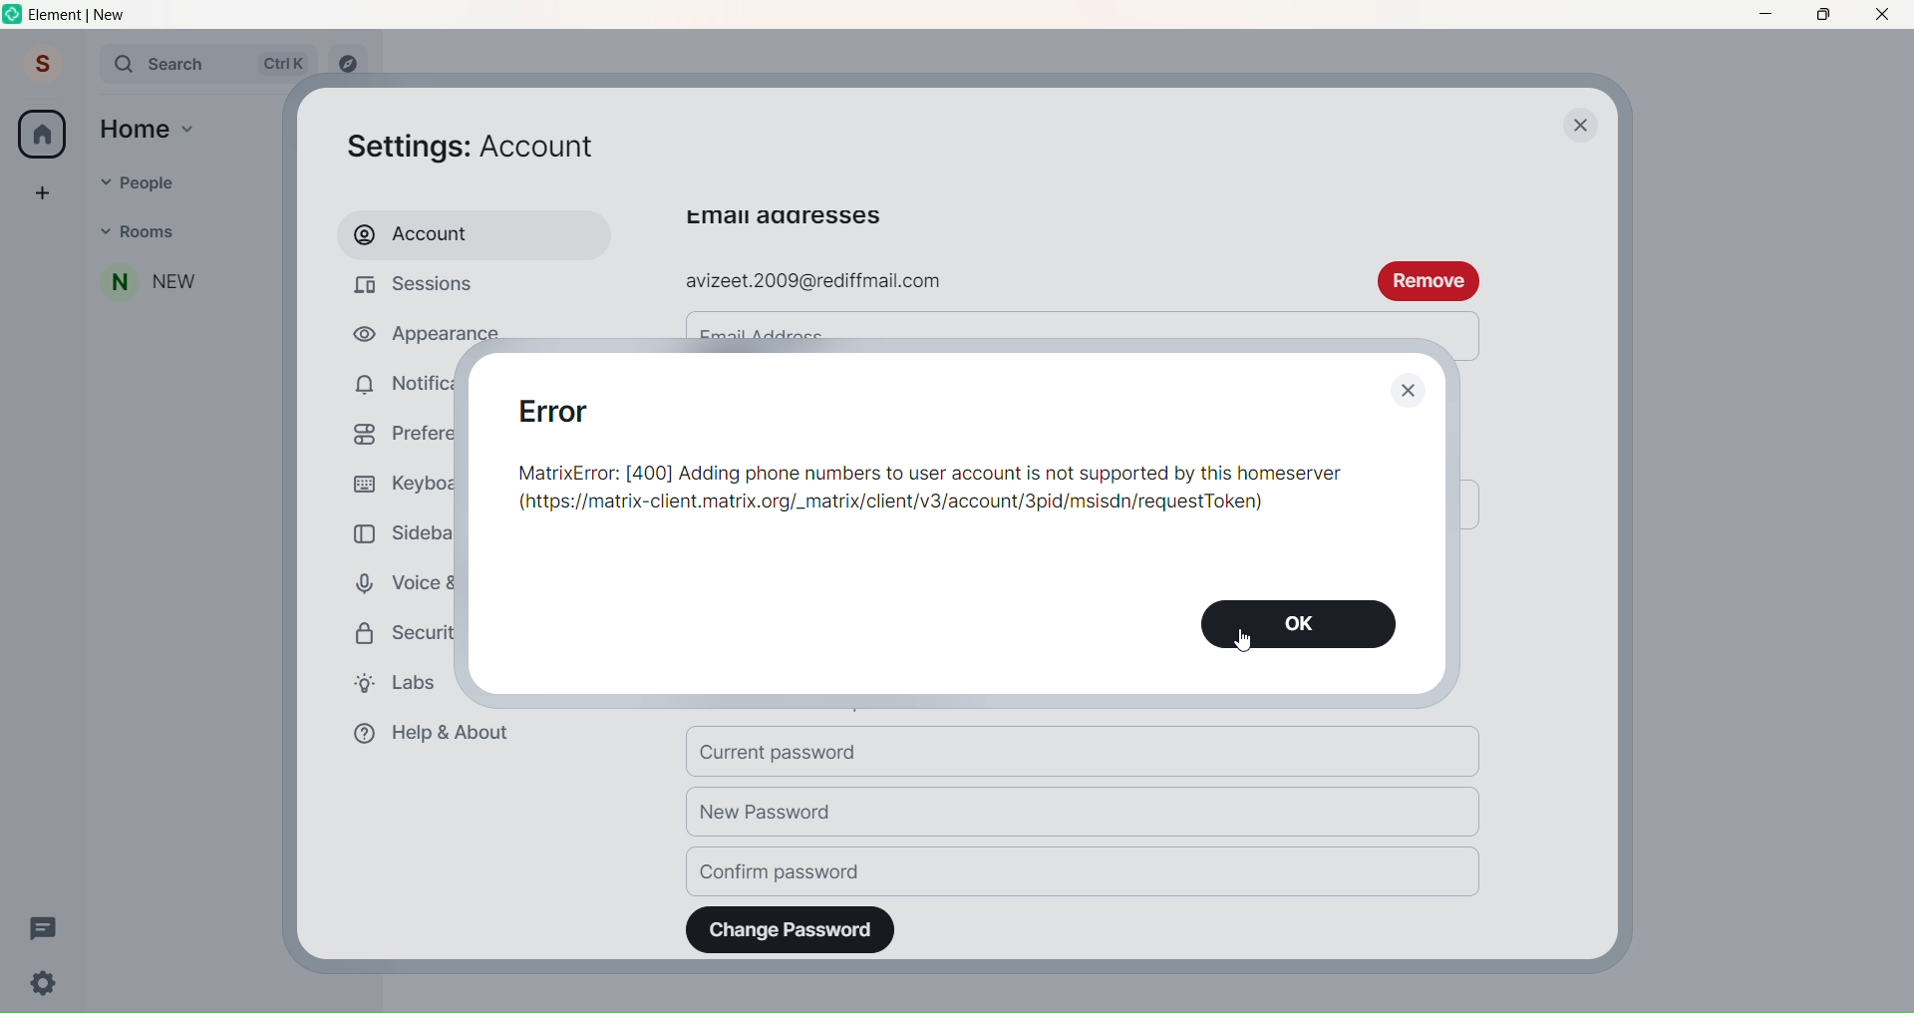  What do you see at coordinates (792, 929) in the screenshot?
I see `Change Password` at bounding box center [792, 929].